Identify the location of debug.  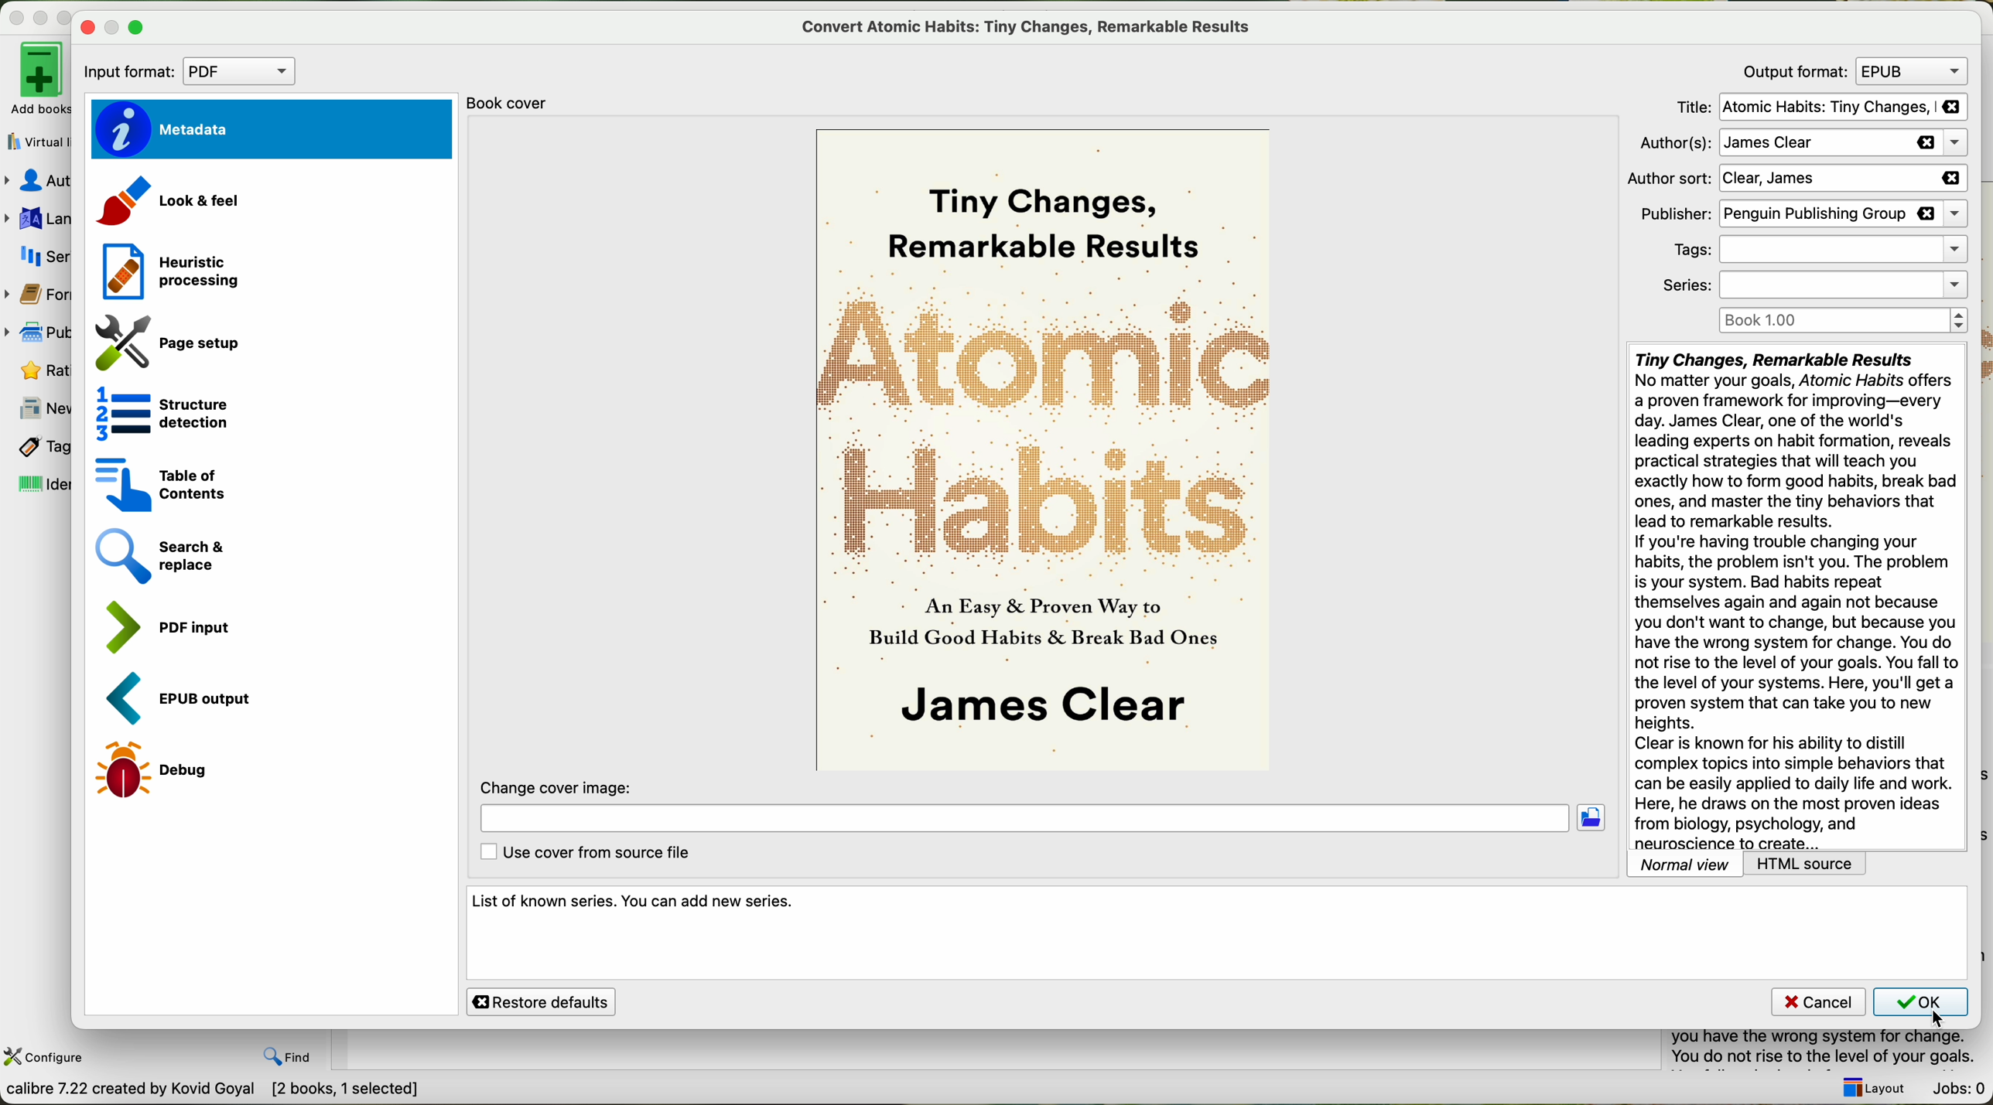
(156, 771).